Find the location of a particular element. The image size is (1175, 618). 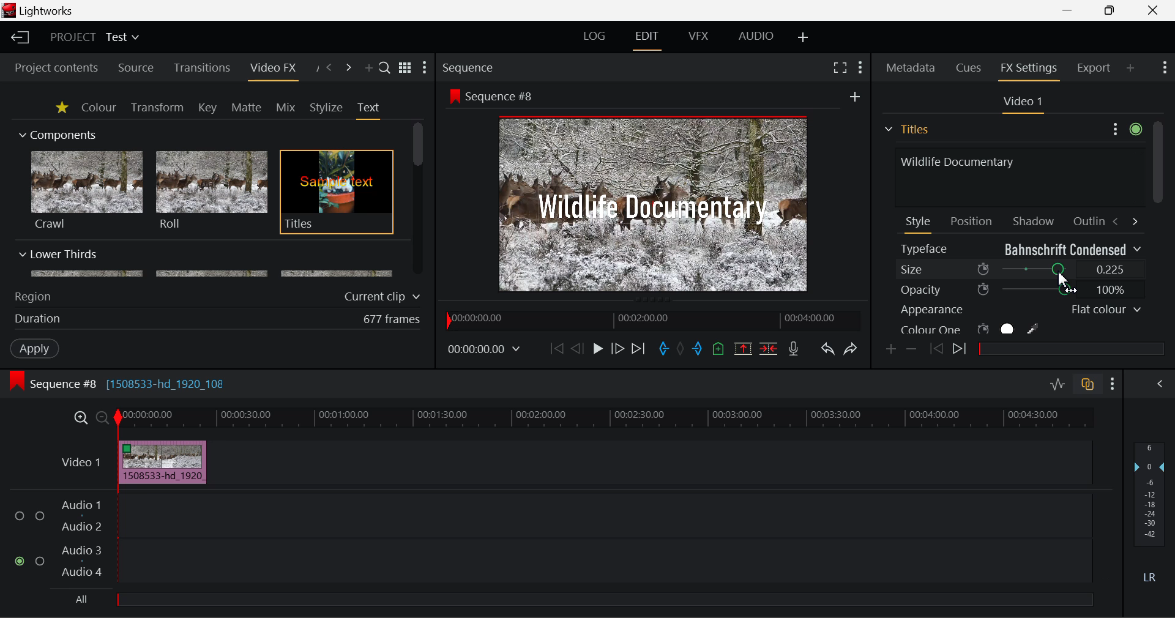

Sequence #8 is located at coordinates (504, 97).